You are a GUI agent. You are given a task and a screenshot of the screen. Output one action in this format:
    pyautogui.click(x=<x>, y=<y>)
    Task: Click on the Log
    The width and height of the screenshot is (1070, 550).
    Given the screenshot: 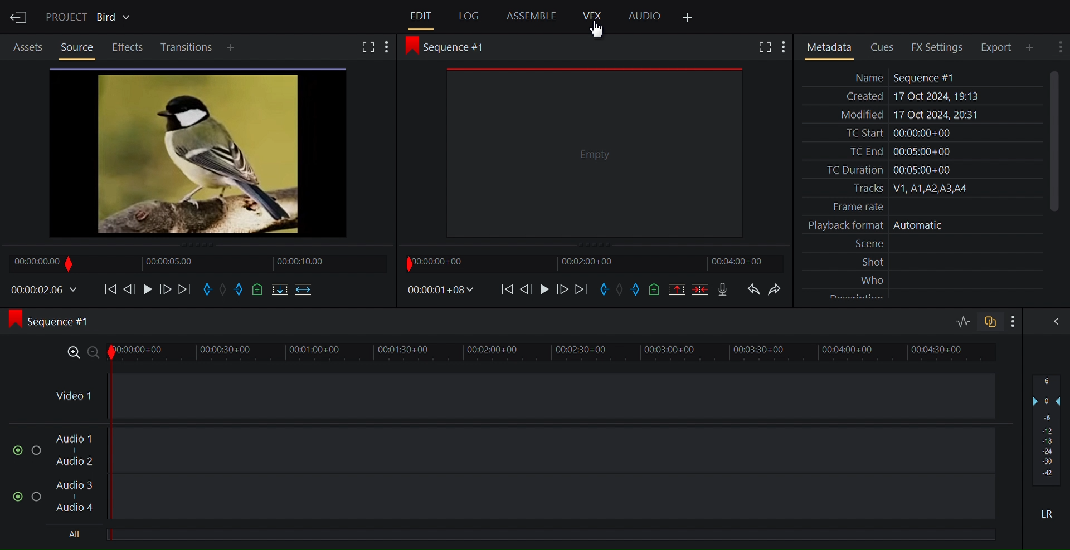 What is the action you would take?
    pyautogui.click(x=467, y=17)
    